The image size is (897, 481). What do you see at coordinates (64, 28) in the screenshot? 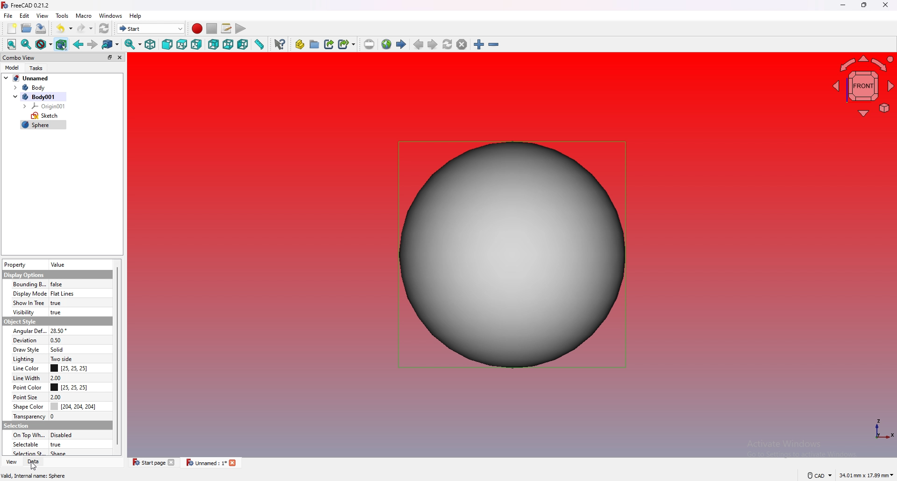
I see `undo` at bounding box center [64, 28].